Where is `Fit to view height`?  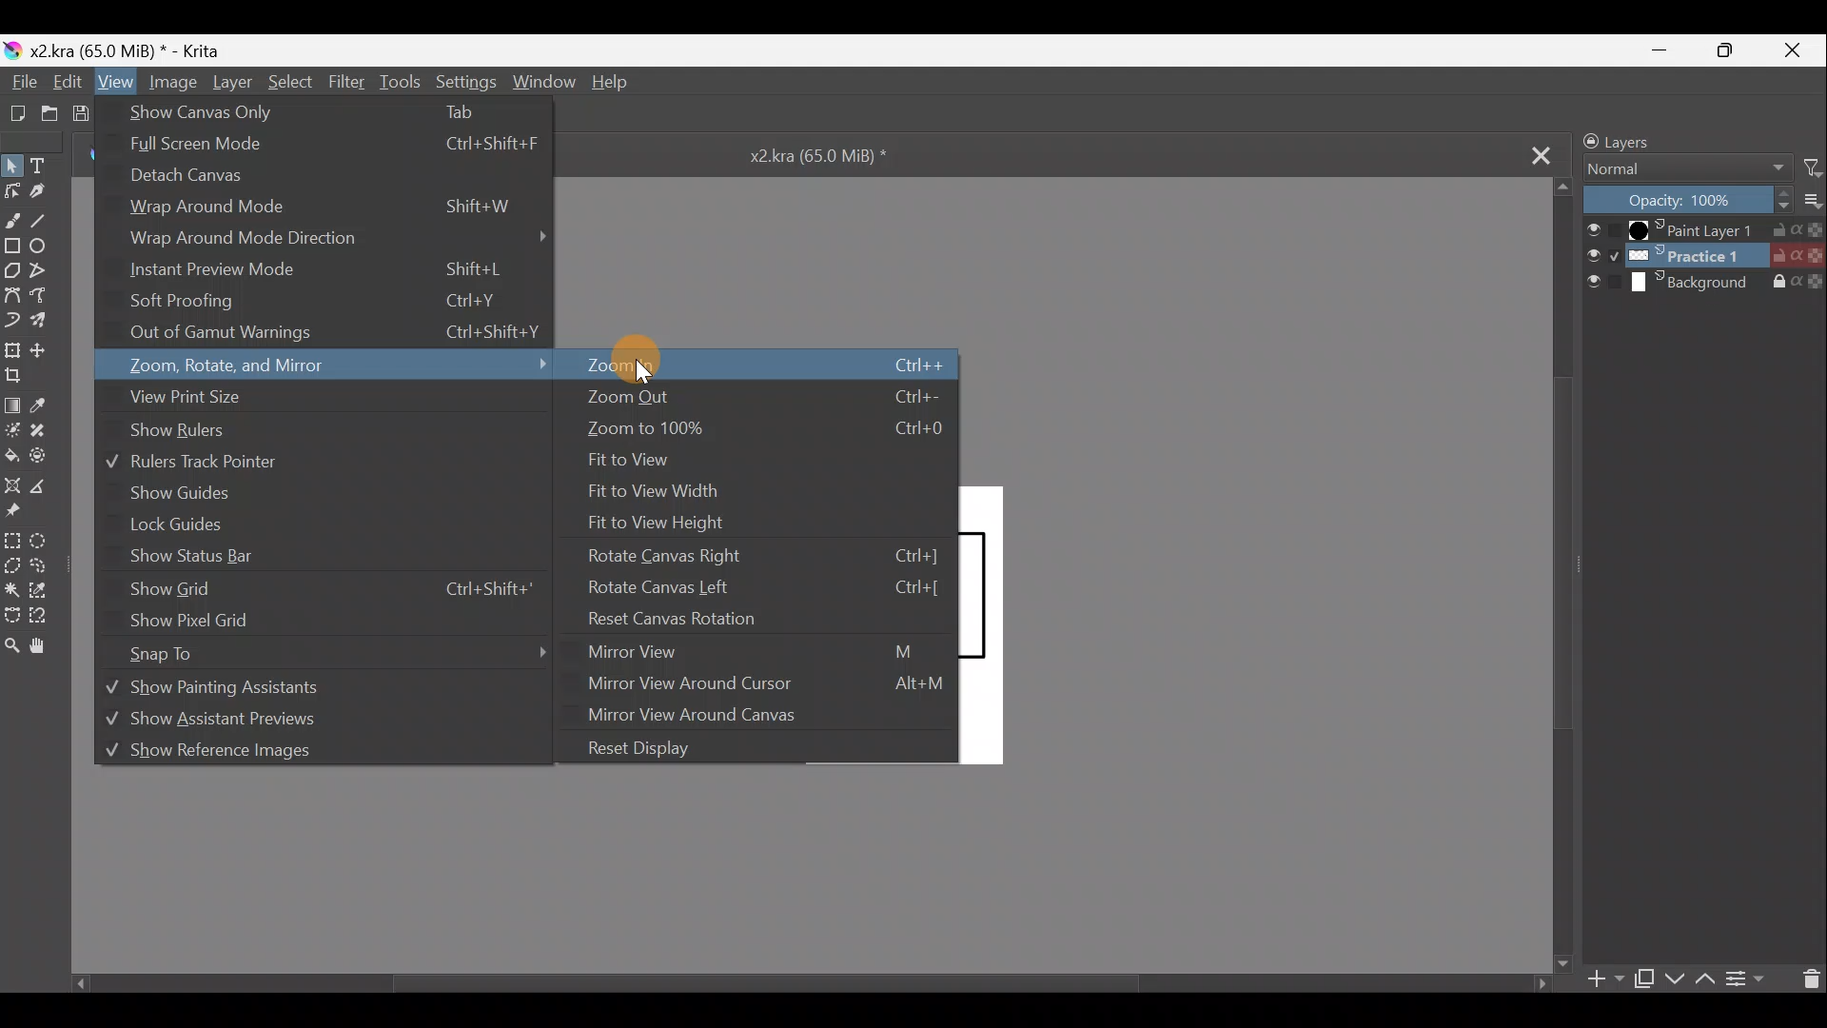 Fit to view height is located at coordinates (662, 524).